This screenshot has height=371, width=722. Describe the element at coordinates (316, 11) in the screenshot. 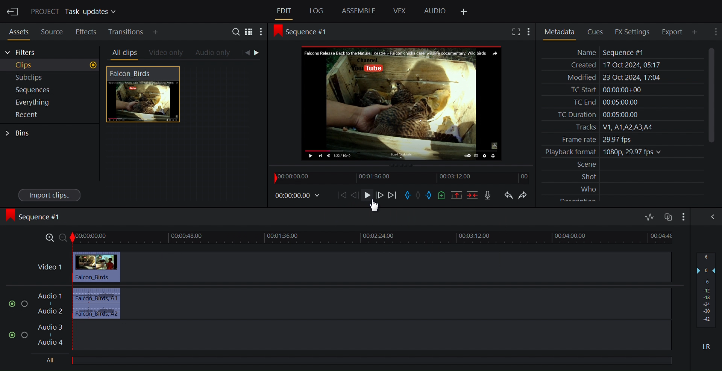

I see `Log` at that location.